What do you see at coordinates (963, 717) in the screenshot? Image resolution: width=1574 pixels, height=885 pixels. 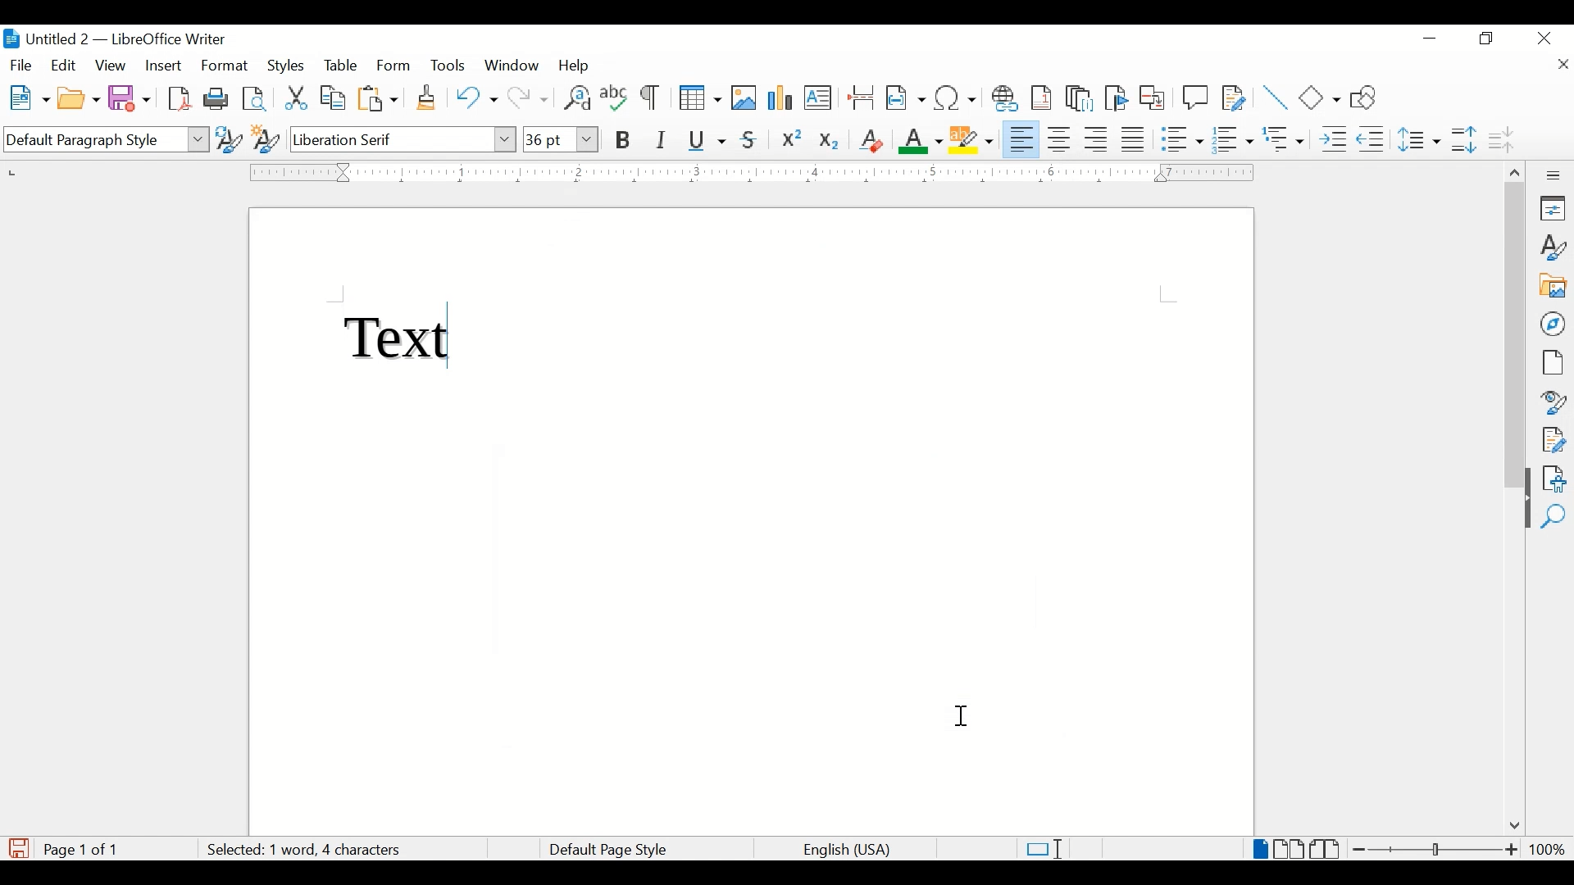 I see `I beam cursor` at bounding box center [963, 717].